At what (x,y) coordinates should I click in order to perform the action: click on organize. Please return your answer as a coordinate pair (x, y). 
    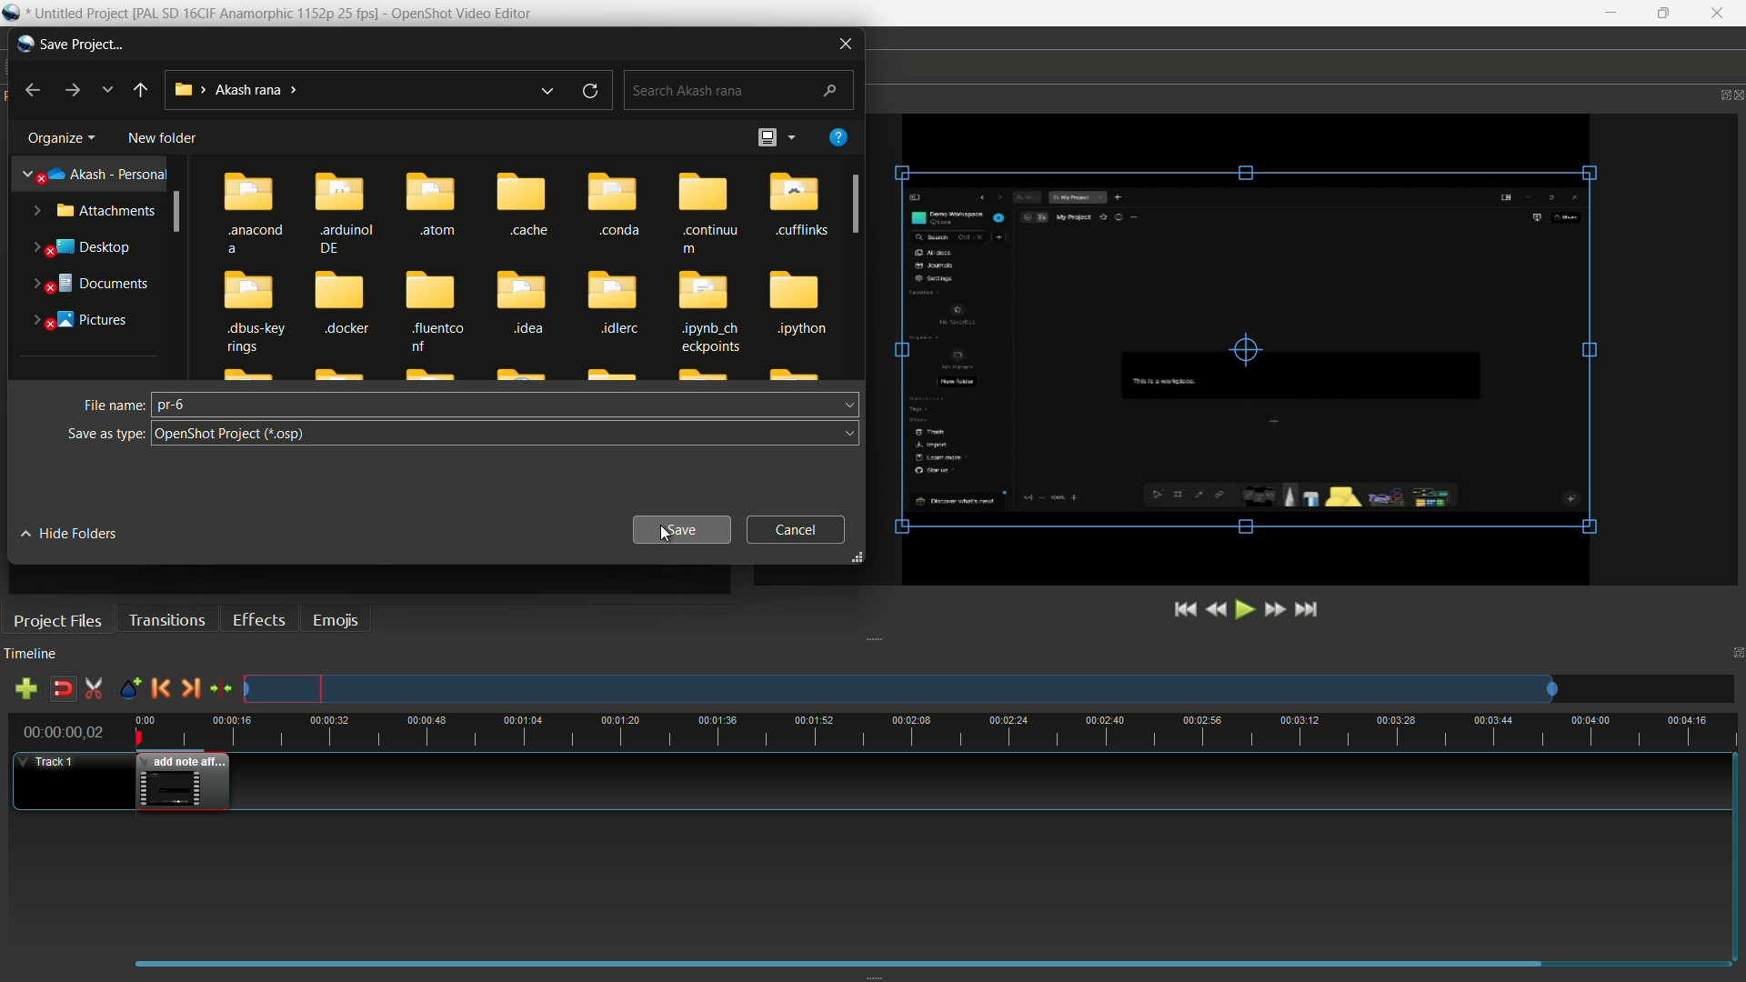
    Looking at the image, I should click on (57, 137).